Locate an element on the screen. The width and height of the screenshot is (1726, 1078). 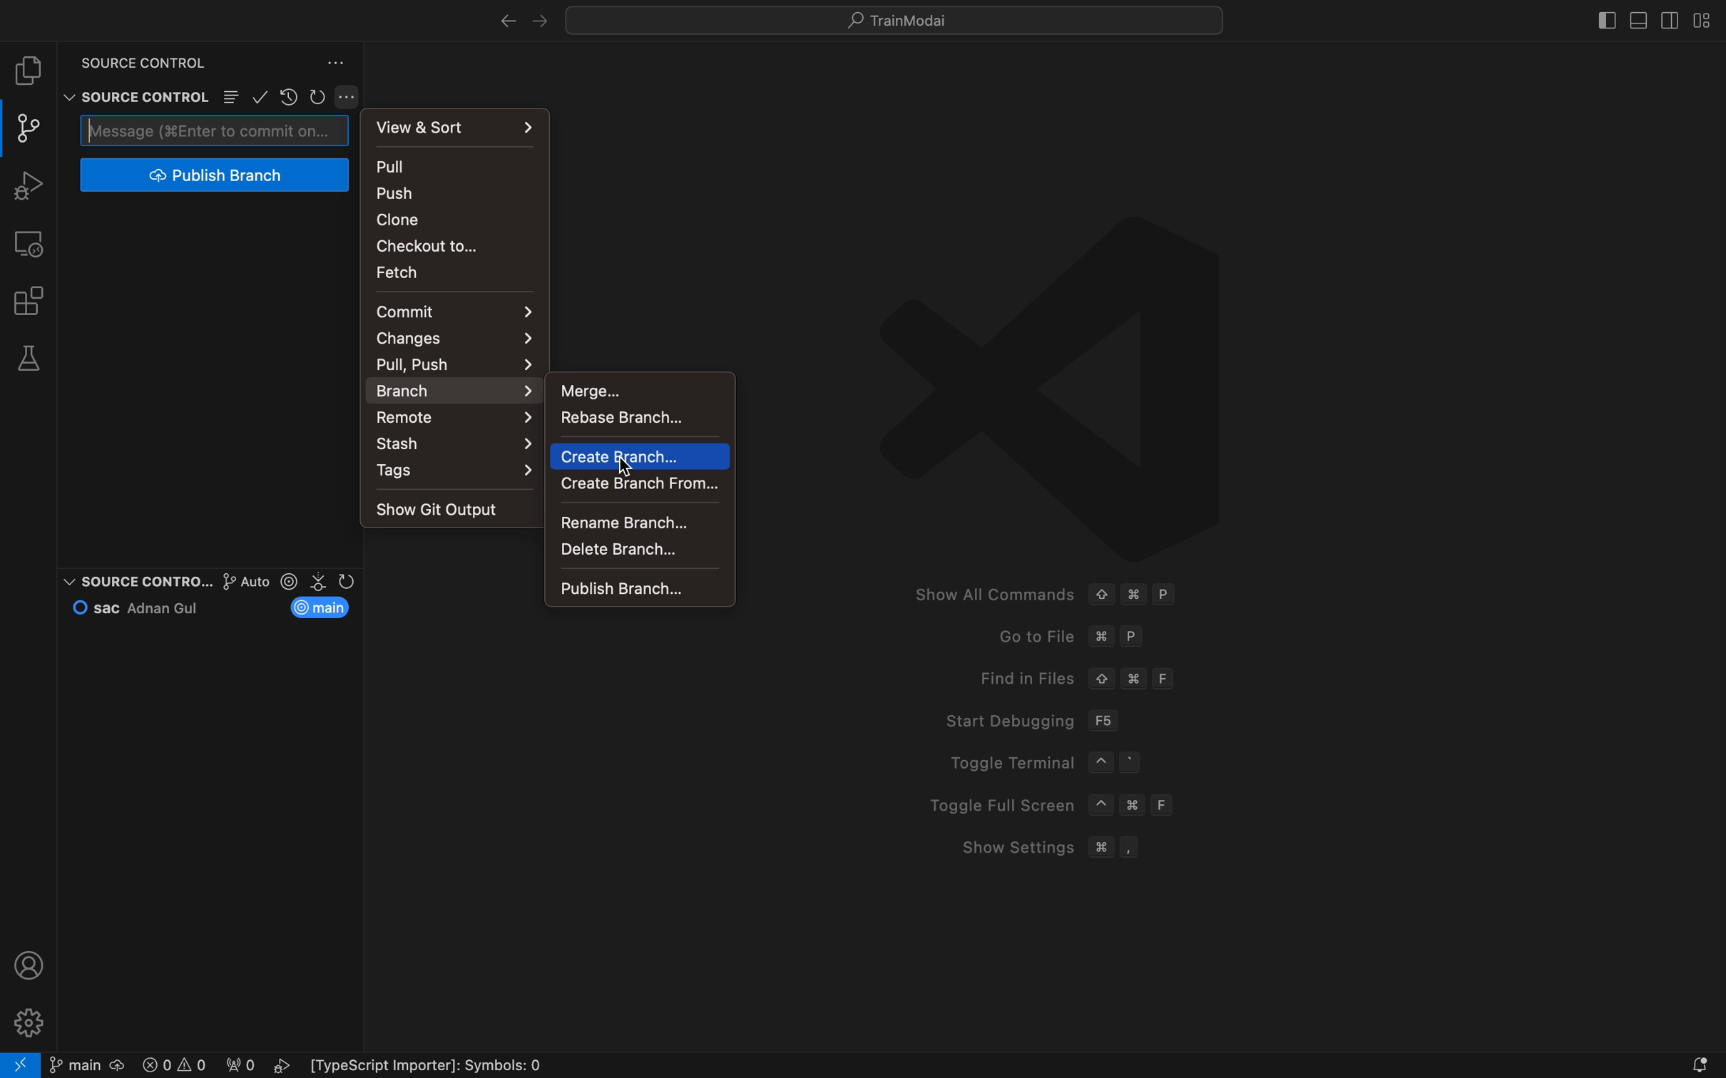
create a new branch is located at coordinates (639, 456).